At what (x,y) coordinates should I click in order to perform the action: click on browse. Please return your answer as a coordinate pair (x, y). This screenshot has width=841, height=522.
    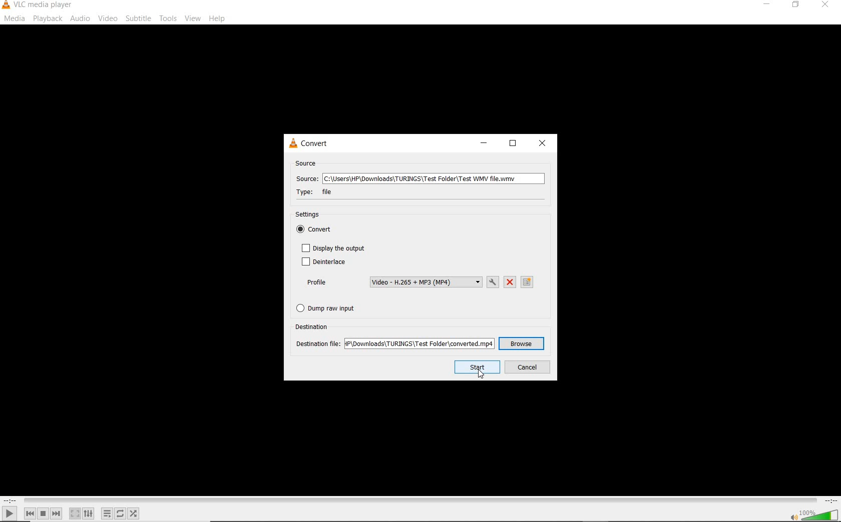
    Looking at the image, I should click on (522, 344).